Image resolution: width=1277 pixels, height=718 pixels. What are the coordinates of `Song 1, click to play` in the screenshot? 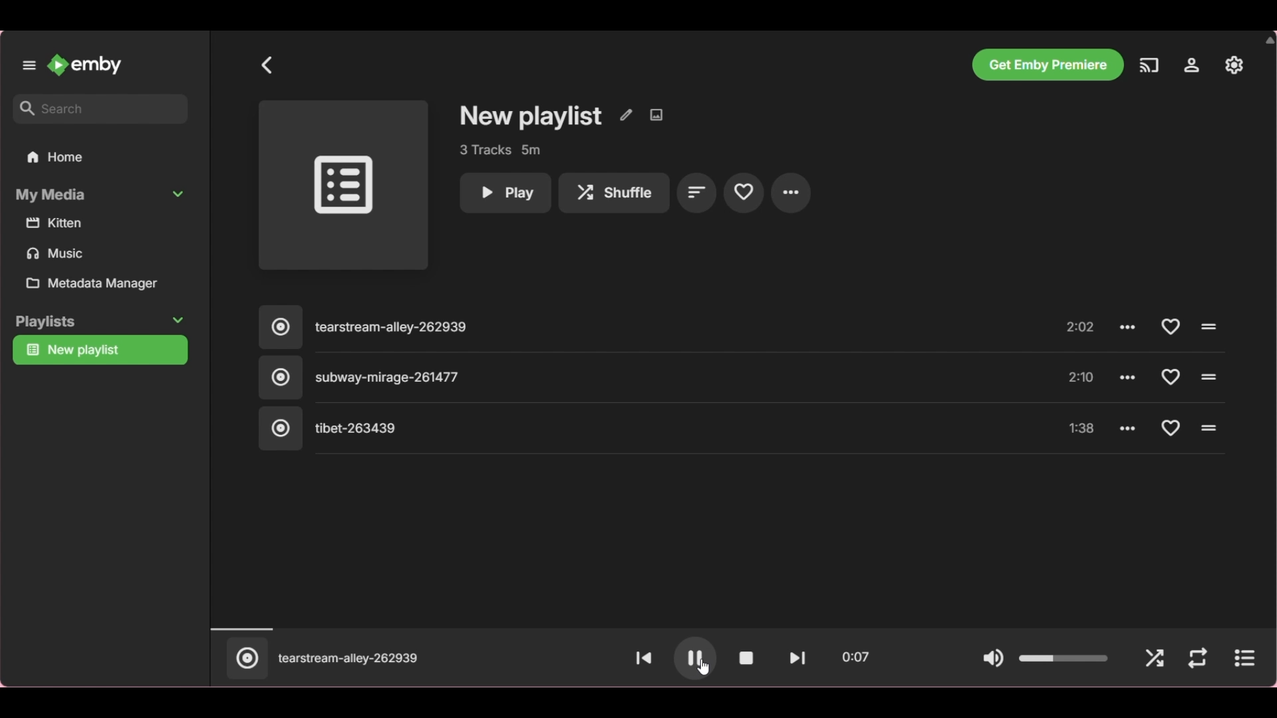 It's located at (633, 328).